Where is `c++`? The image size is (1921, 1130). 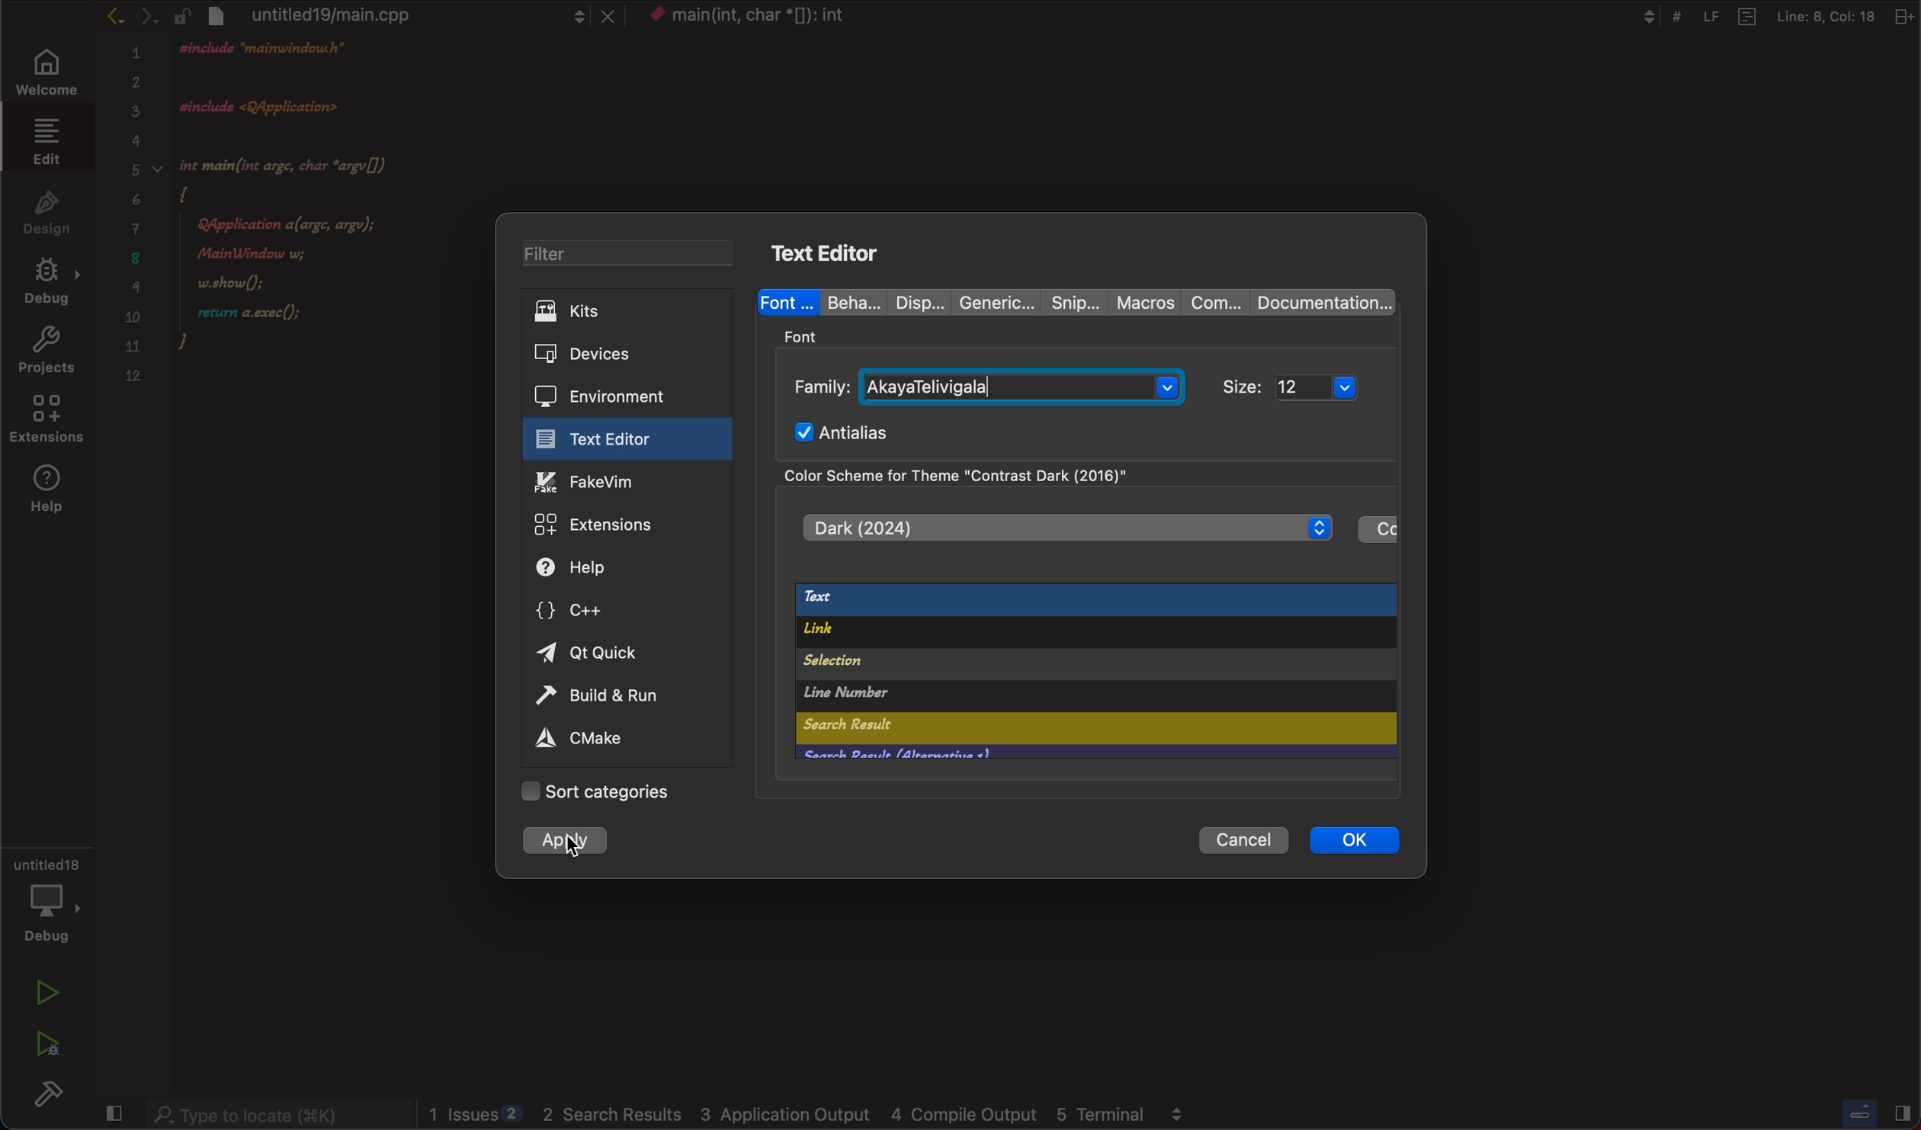 c++ is located at coordinates (595, 608).